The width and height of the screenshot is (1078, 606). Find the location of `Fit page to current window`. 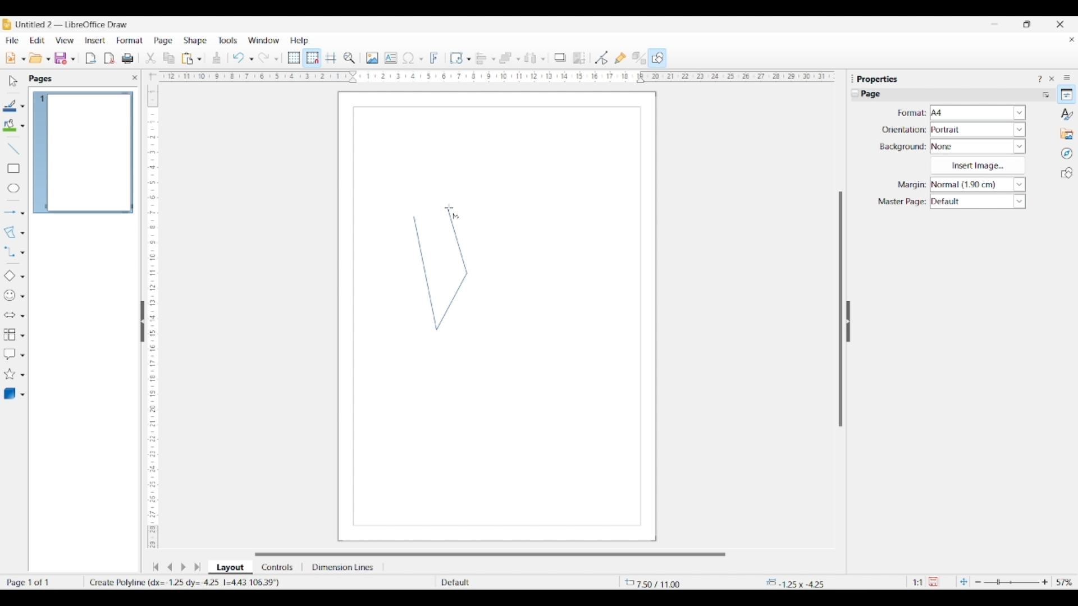

Fit page to current window is located at coordinates (963, 581).